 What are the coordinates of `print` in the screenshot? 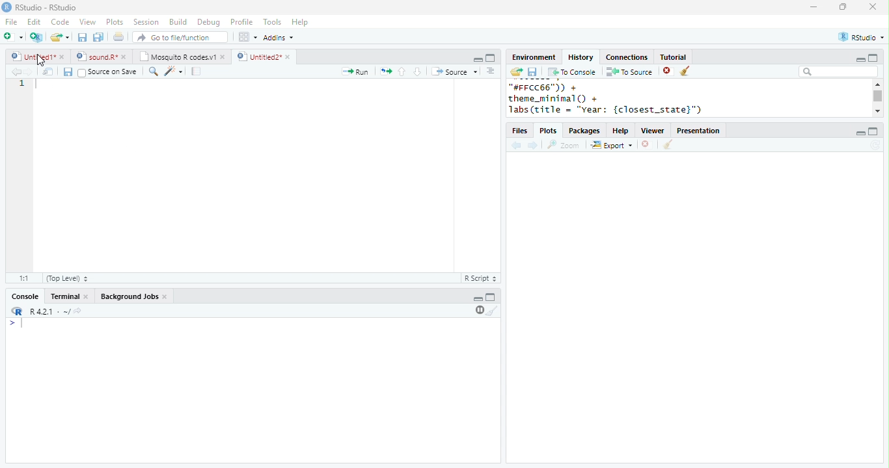 It's located at (118, 36).